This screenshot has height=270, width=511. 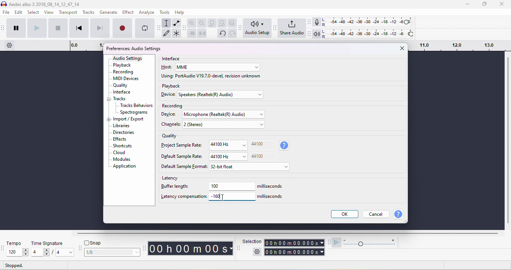 What do you see at coordinates (168, 94) in the screenshot?
I see `device` at bounding box center [168, 94].